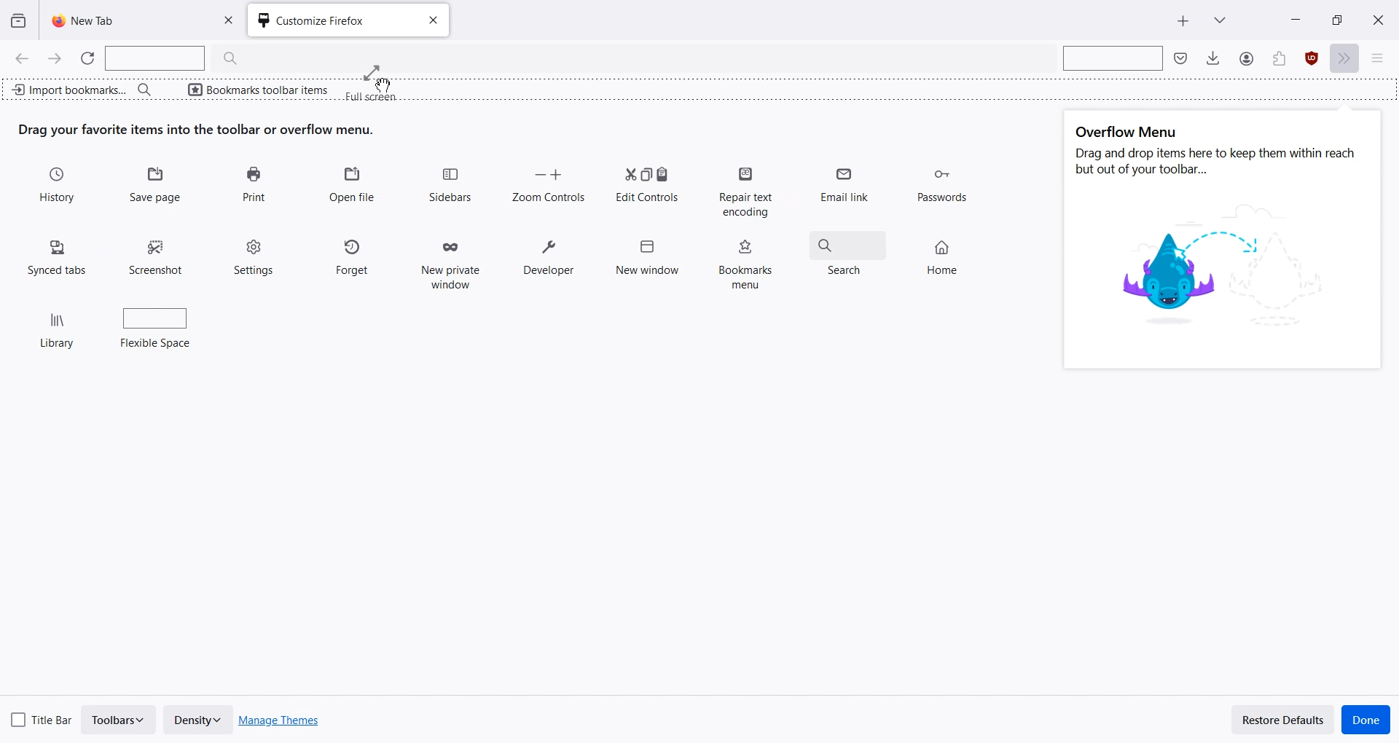  Describe the element at coordinates (1336, 19) in the screenshot. I see `Maximize` at that location.